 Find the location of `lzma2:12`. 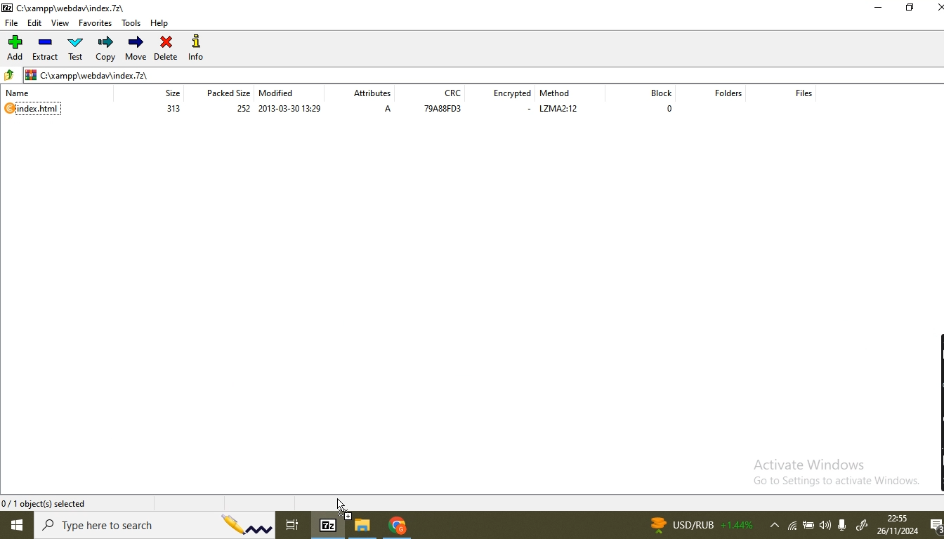

lzma2:12 is located at coordinates (567, 112).